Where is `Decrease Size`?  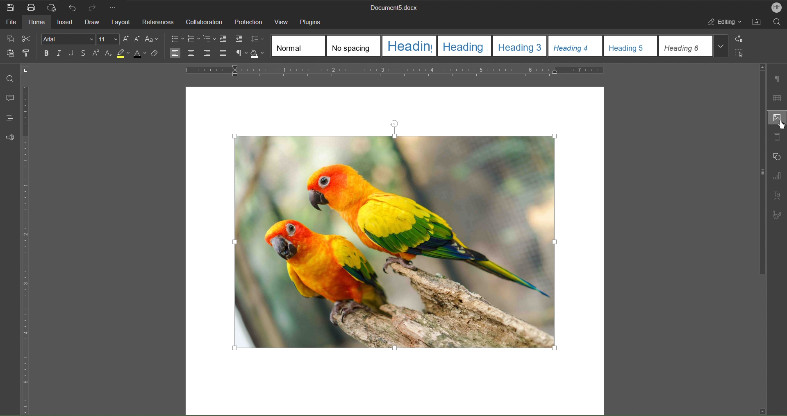 Decrease Size is located at coordinates (139, 39).